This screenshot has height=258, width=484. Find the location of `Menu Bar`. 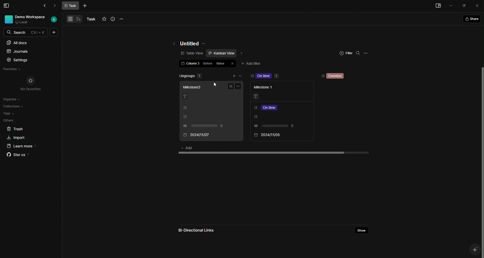

Menu Bar is located at coordinates (7, 5).